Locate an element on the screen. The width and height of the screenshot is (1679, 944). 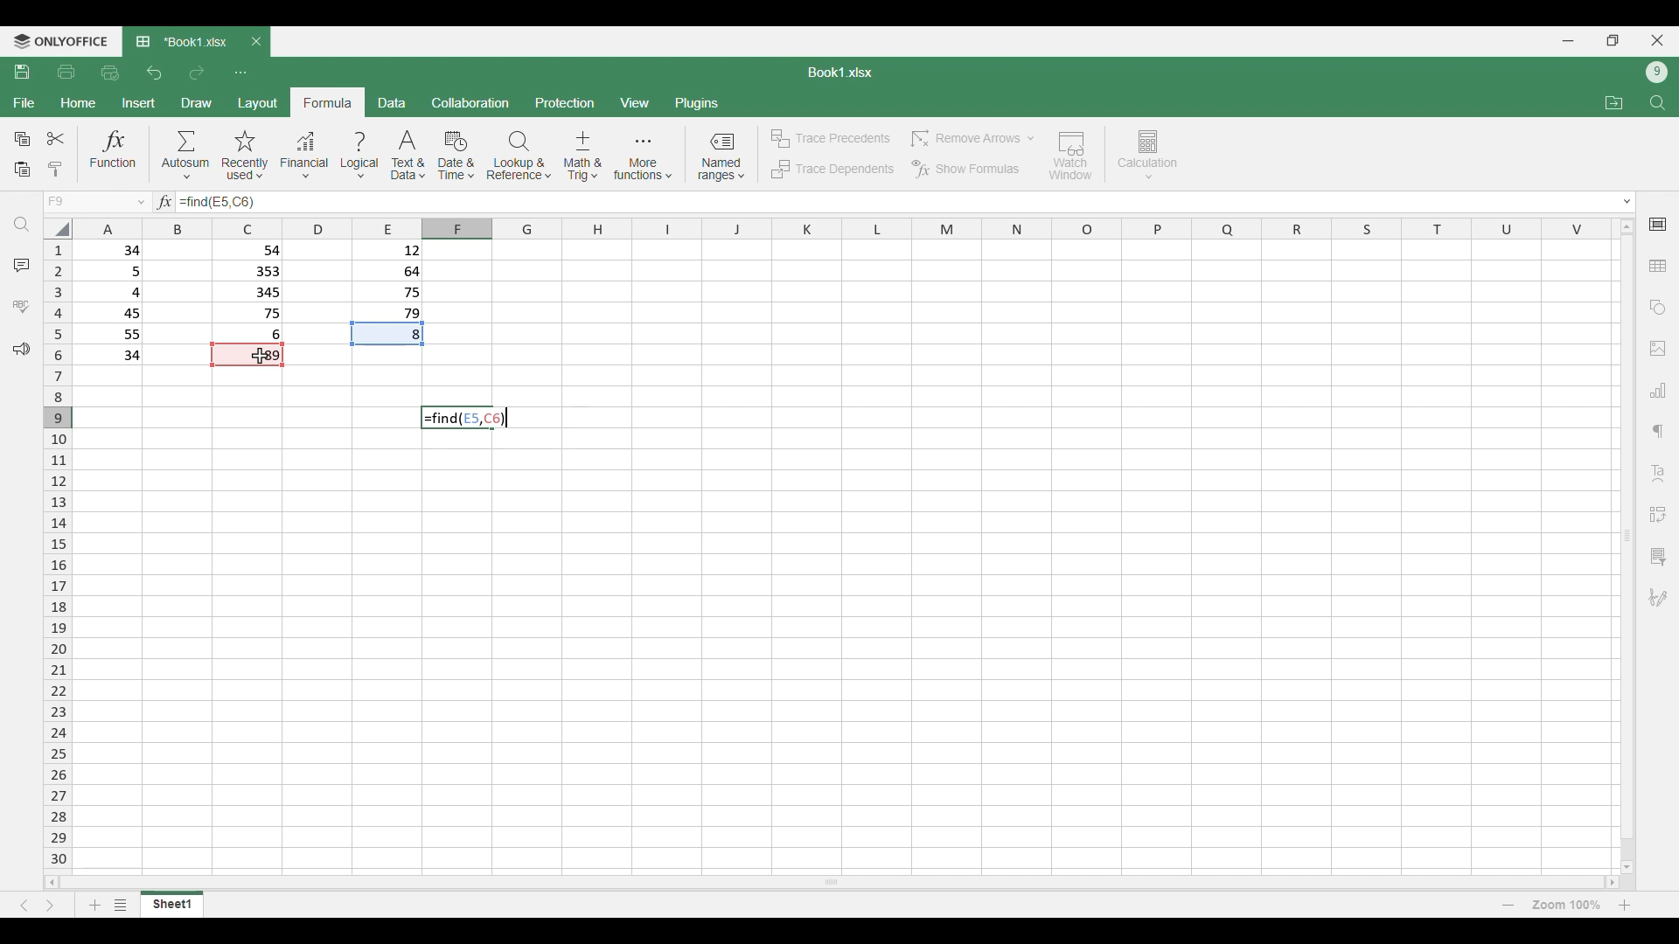
Indicates text box for equations  is located at coordinates (163, 202).